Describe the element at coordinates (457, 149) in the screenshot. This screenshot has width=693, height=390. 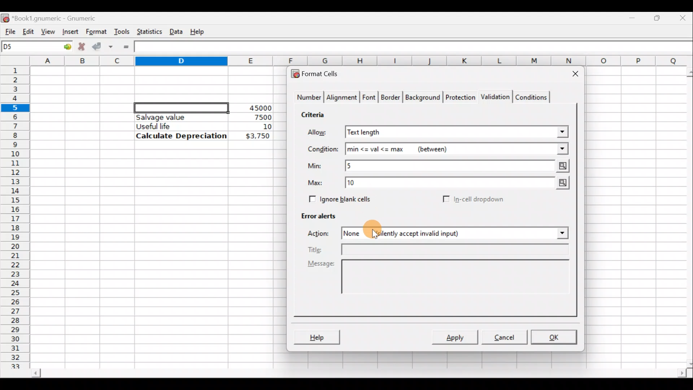
I see `min<=val<=max (between)` at that location.